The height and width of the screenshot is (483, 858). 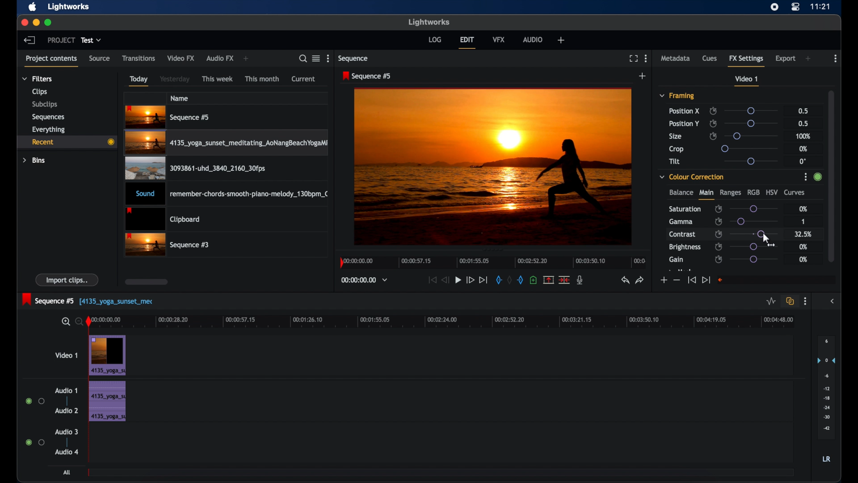 What do you see at coordinates (753, 136) in the screenshot?
I see `slider` at bounding box center [753, 136].